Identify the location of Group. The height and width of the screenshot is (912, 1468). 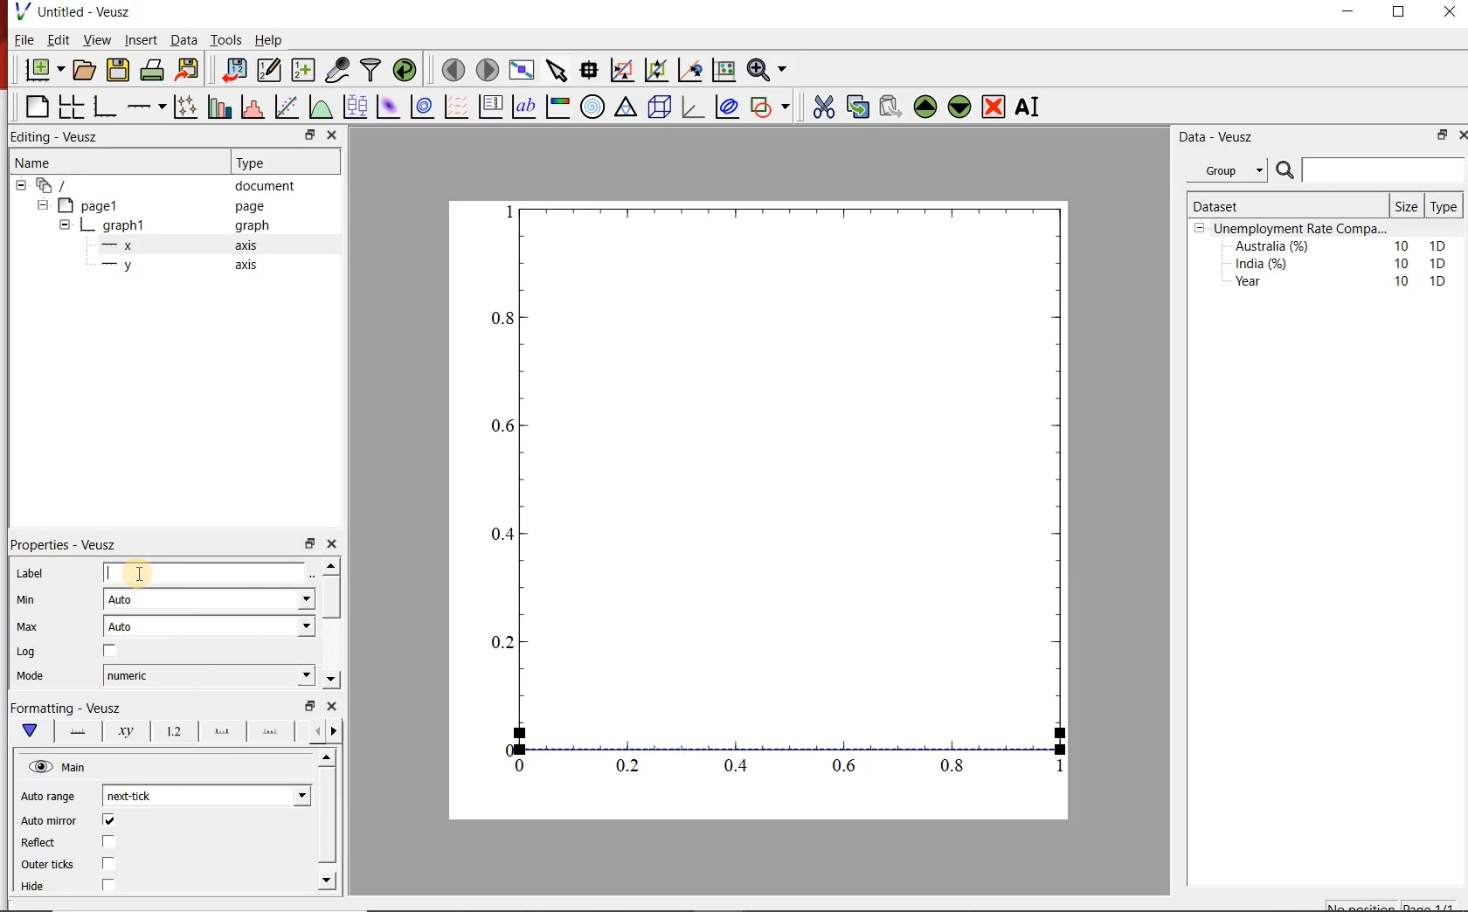
(1229, 170).